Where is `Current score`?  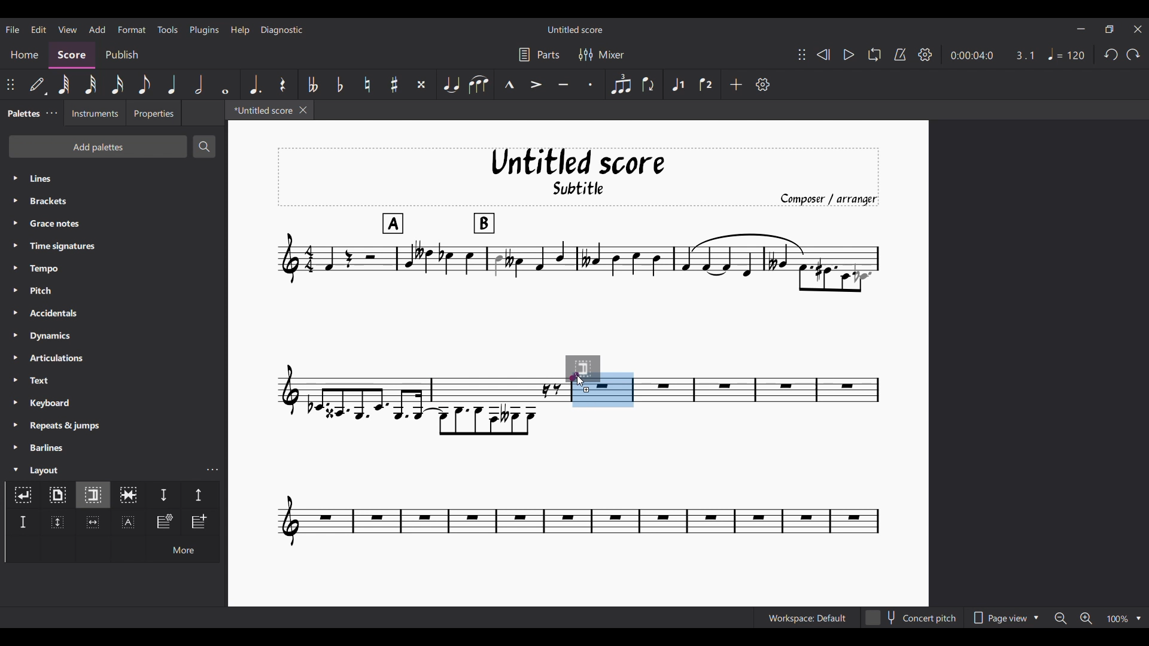
Current score is located at coordinates (577, 251).